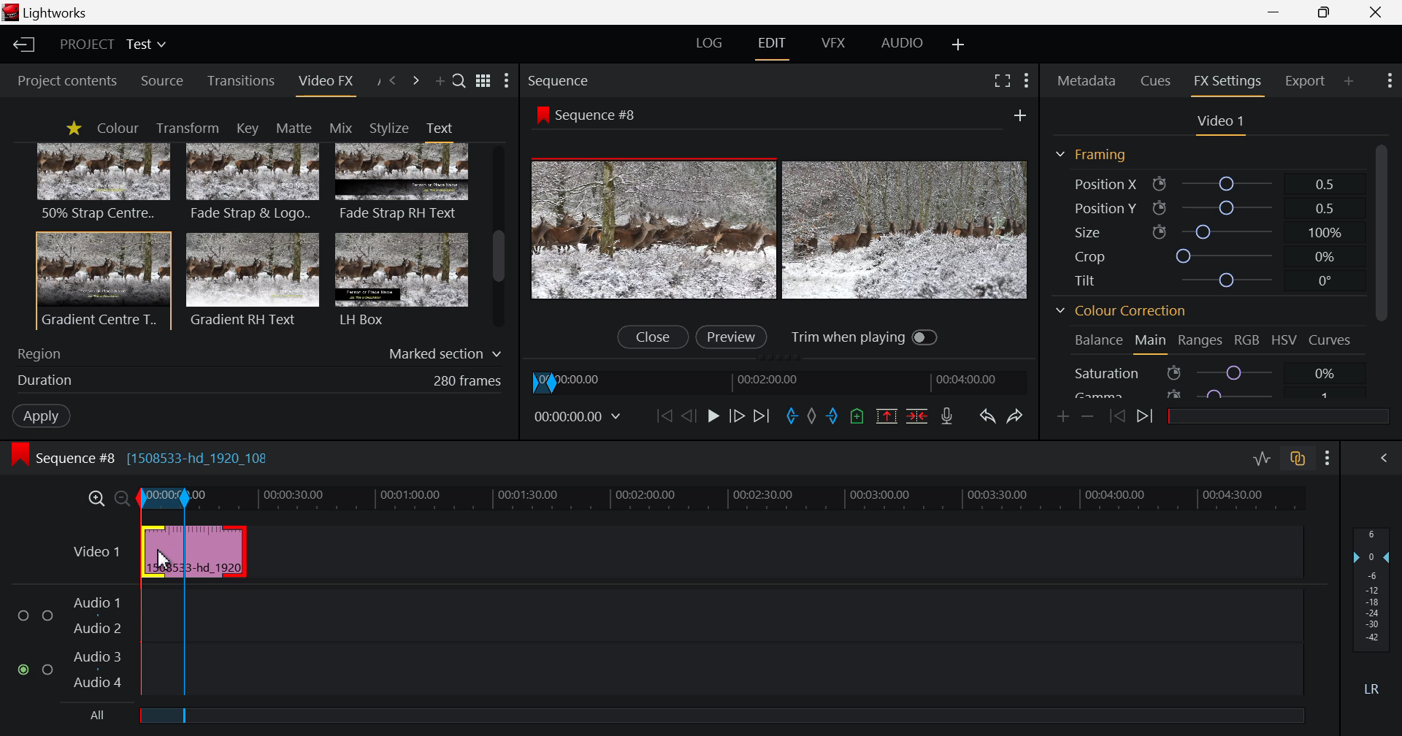  Describe the element at coordinates (1227, 81) in the screenshot. I see `FX Settings` at that location.